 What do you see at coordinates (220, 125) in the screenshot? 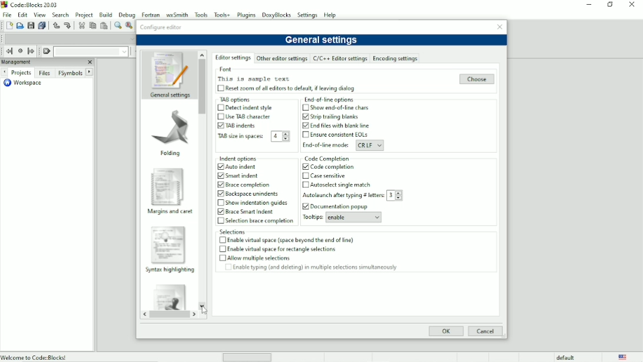
I see `` at bounding box center [220, 125].